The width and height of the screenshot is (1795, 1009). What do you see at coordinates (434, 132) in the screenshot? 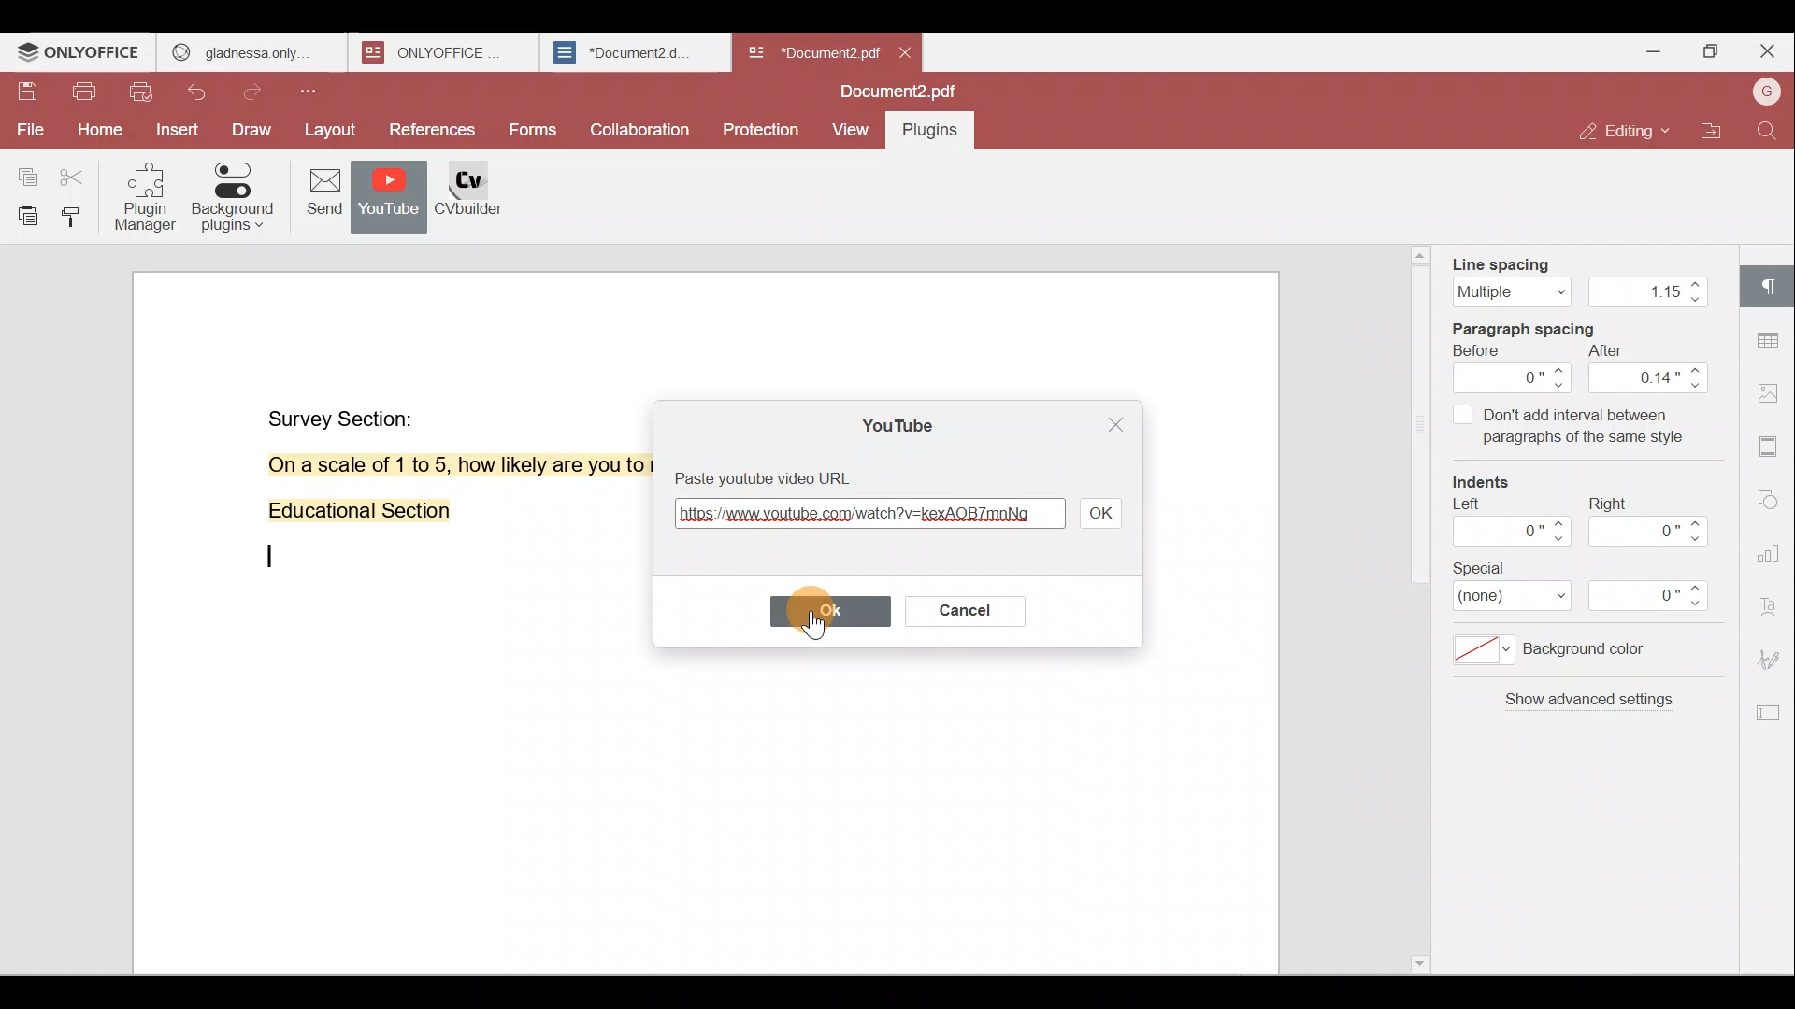
I see `References` at bounding box center [434, 132].